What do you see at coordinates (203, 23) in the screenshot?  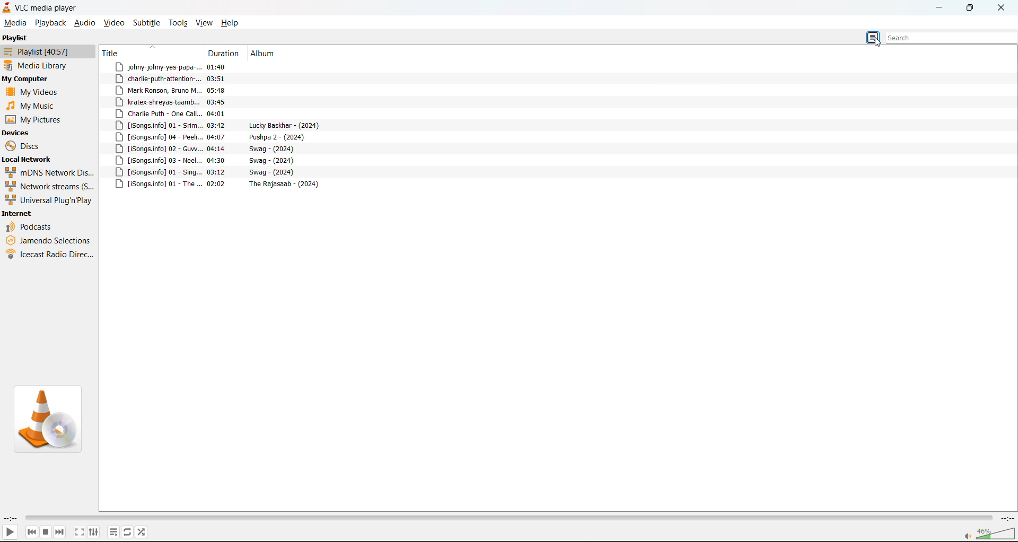 I see `view` at bounding box center [203, 23].